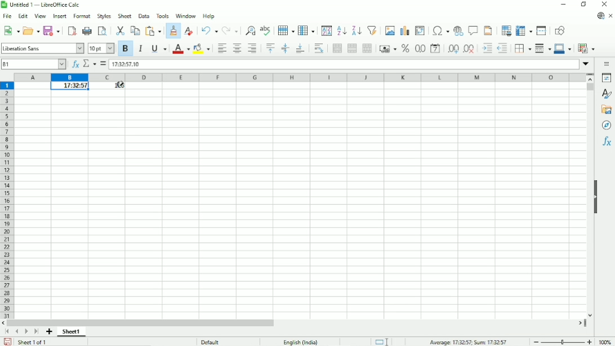 The width and height of the screenshot is (615, 346). I want to click on Background color, so click(201, 48).